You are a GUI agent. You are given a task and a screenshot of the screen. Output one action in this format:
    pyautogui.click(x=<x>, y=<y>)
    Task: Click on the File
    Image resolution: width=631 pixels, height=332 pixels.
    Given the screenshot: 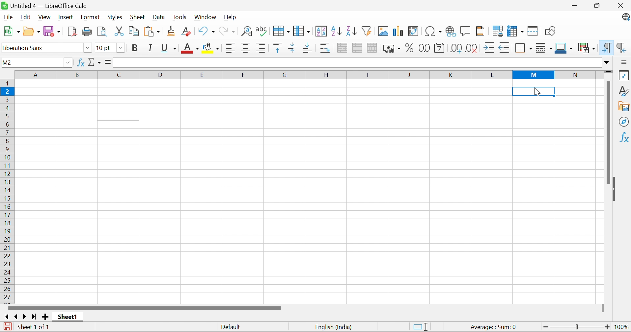 What is the action you would take?
    pyautogui.click(x=8, y=17)
    